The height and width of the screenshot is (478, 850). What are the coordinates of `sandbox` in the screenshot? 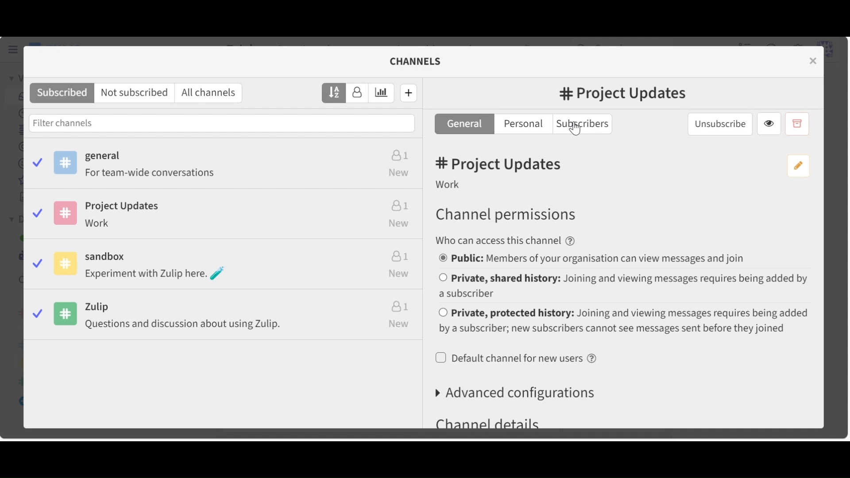 It's located at (221, 264).